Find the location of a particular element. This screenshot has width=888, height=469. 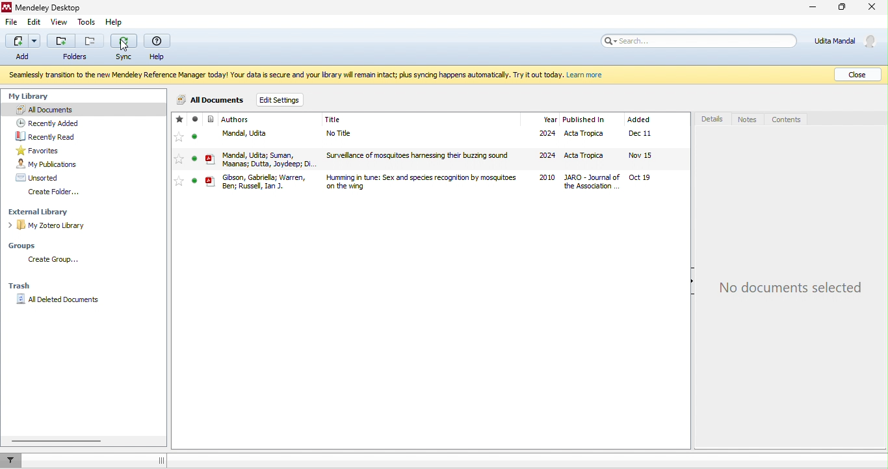

stared is located at coordinates (180, 119).